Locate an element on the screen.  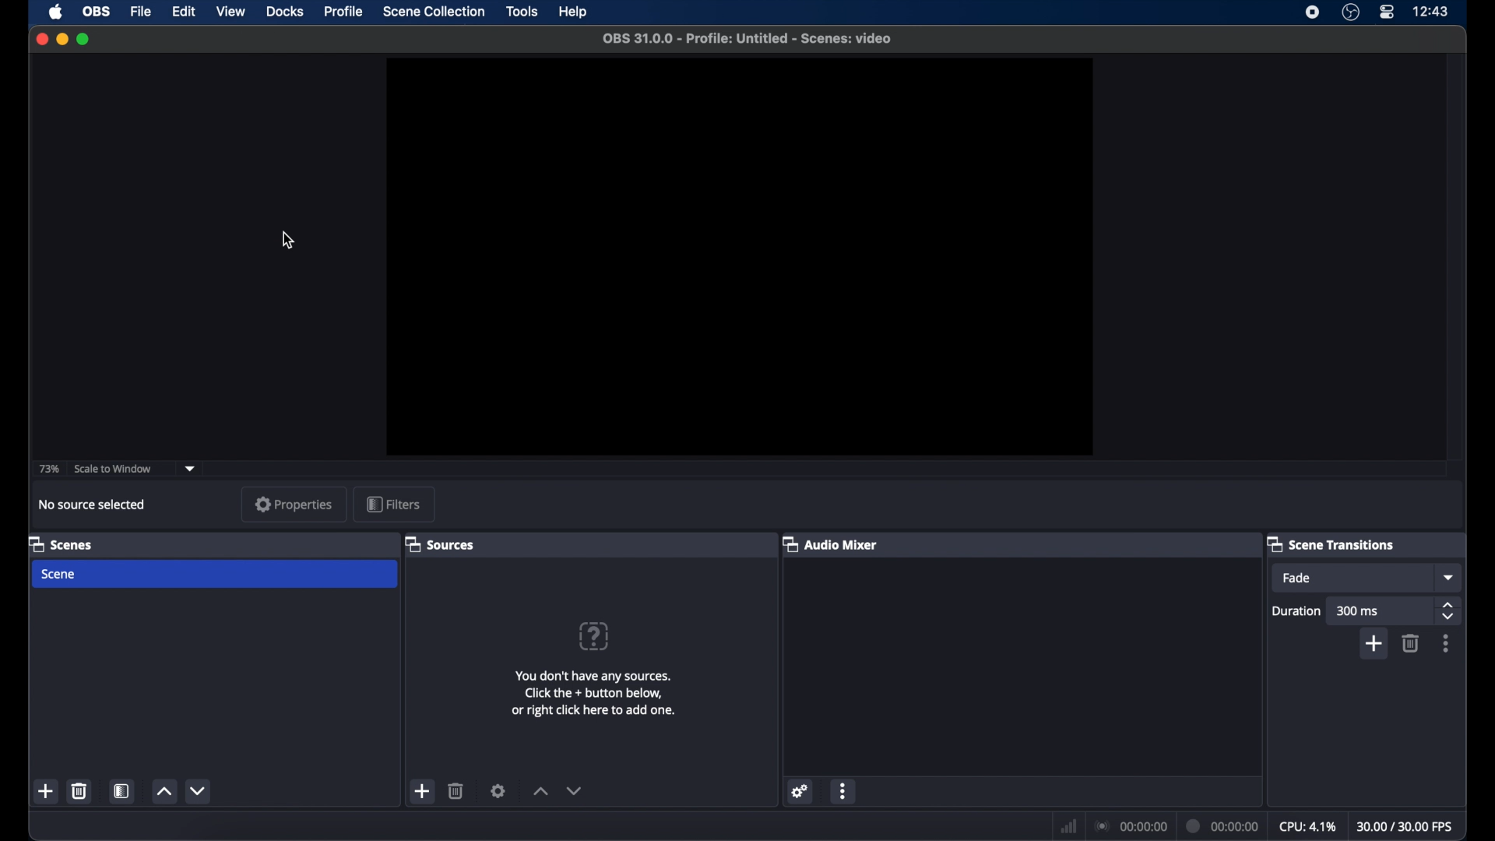
screen recording icon is located at coordinates (1313, 12).